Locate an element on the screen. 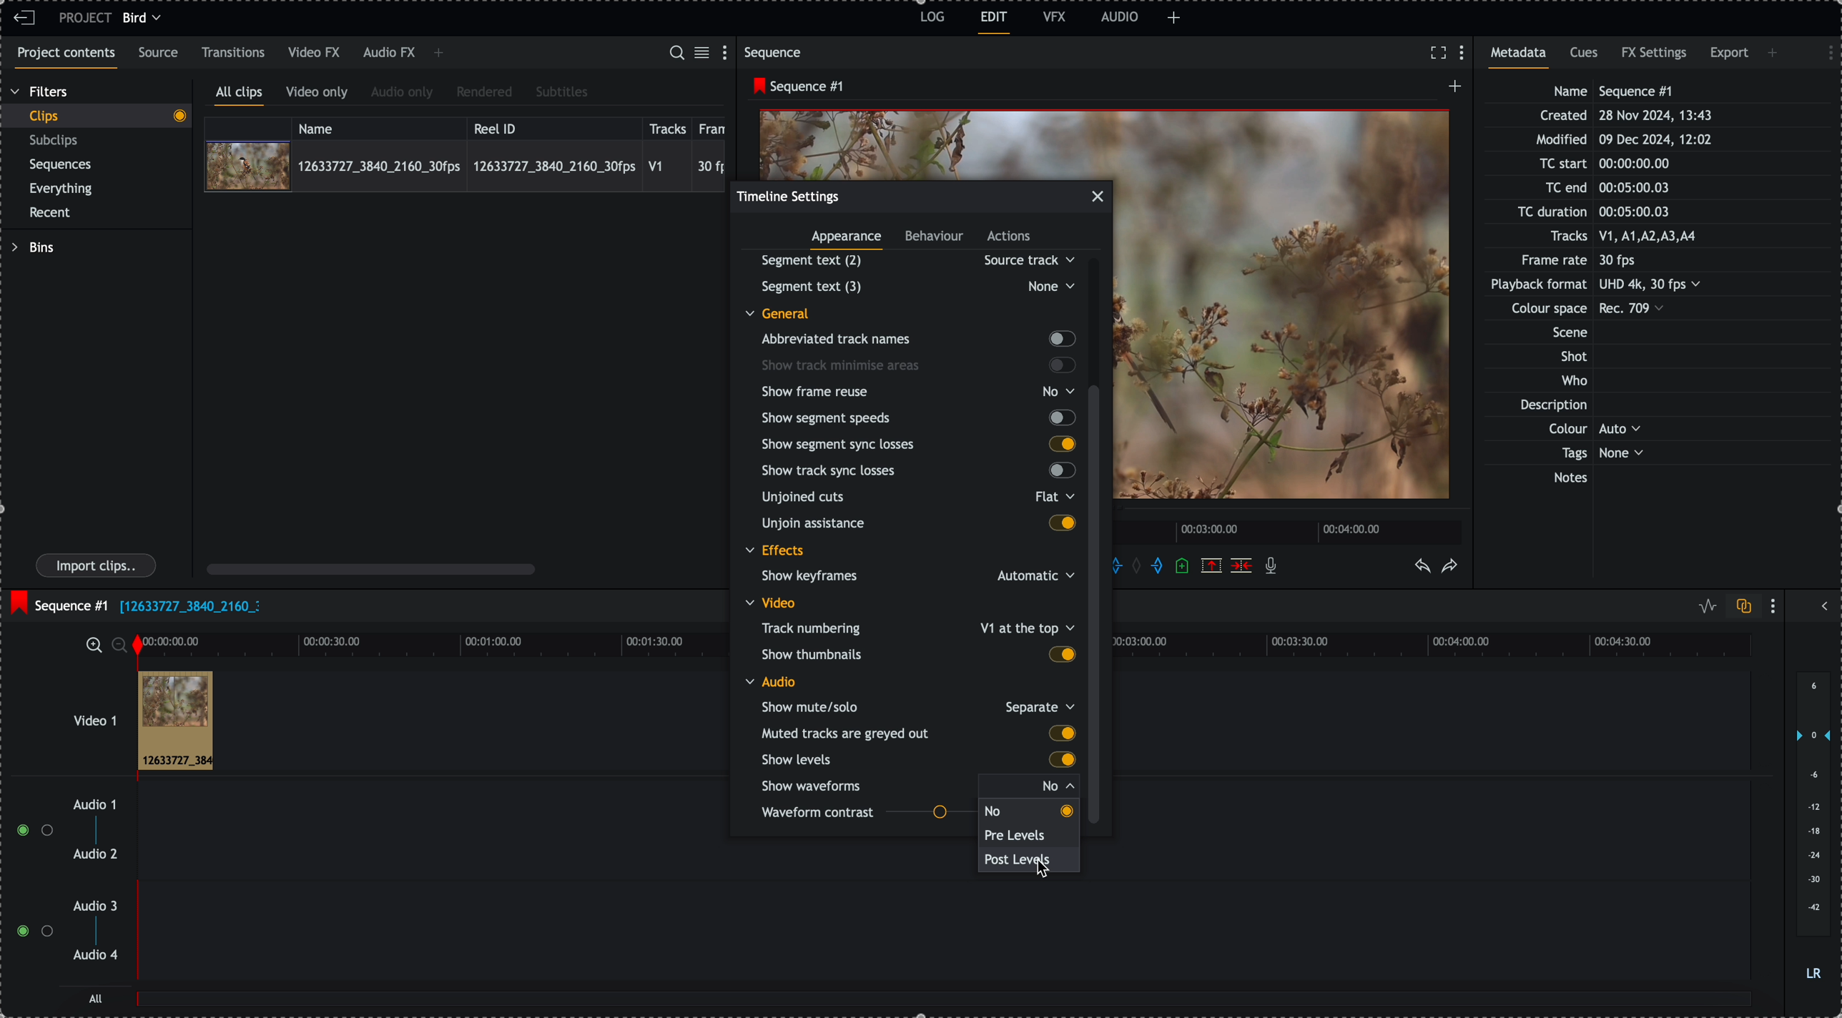 Image resolution: width=1842 pixels, height=1018 pixels. show segment sync losses is located at coordinates (917, 443).